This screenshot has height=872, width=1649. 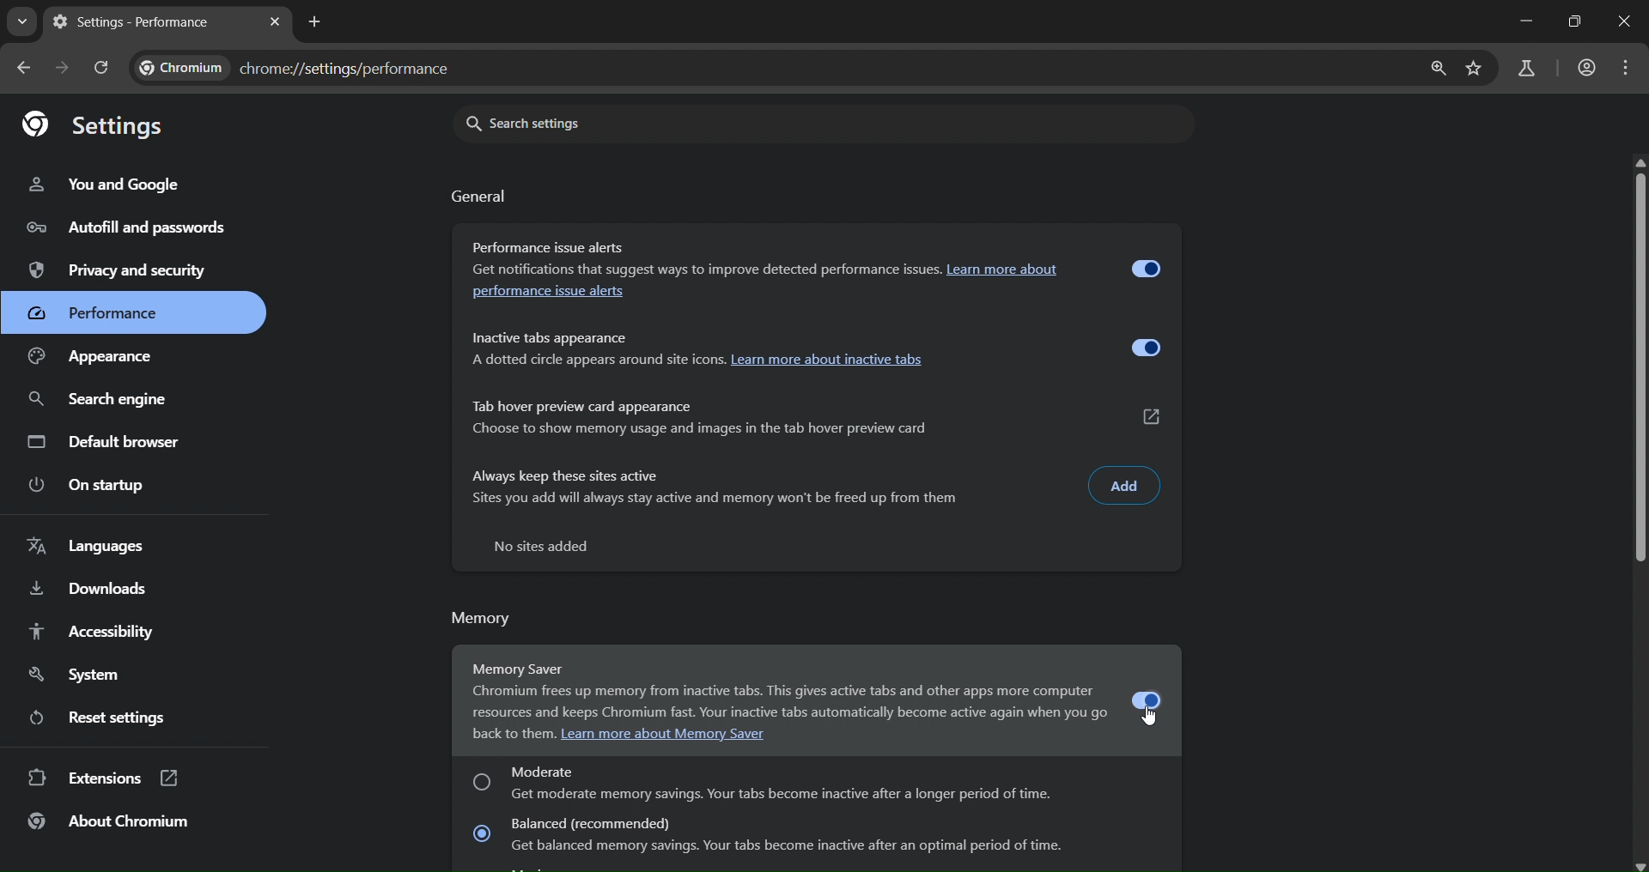 What do you see at coordinates (1128, 485) in the screenshot?
I see `add` at bounding box center [1128, 485].